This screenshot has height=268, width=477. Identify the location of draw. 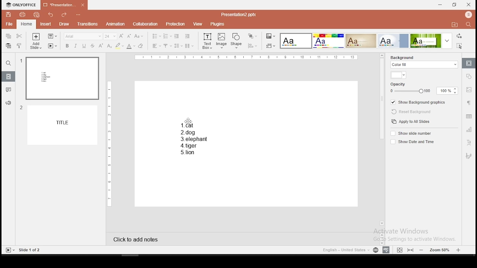
(64, 25).